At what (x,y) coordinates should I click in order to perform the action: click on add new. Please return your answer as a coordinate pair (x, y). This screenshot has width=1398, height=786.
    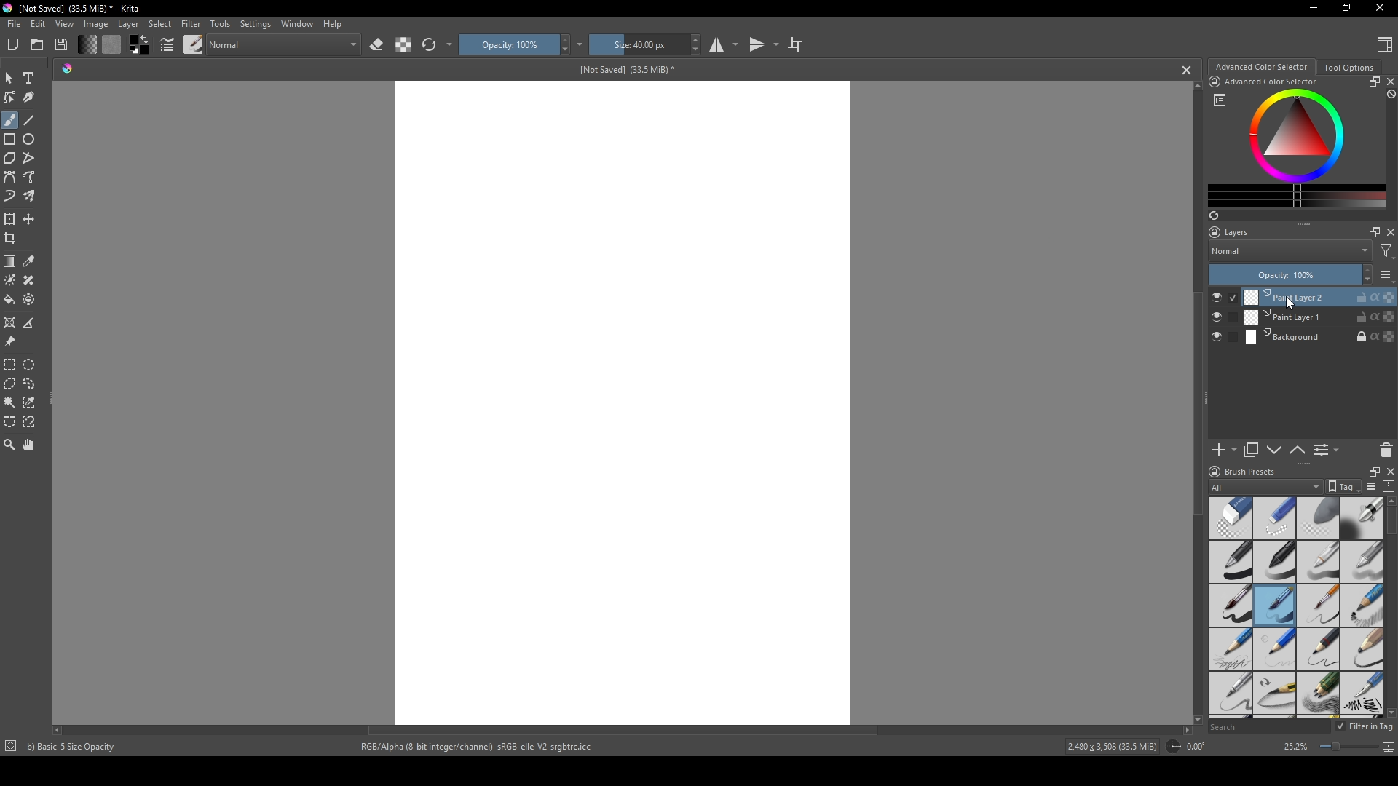
    Looking at the image, I should click on (1223, 450).